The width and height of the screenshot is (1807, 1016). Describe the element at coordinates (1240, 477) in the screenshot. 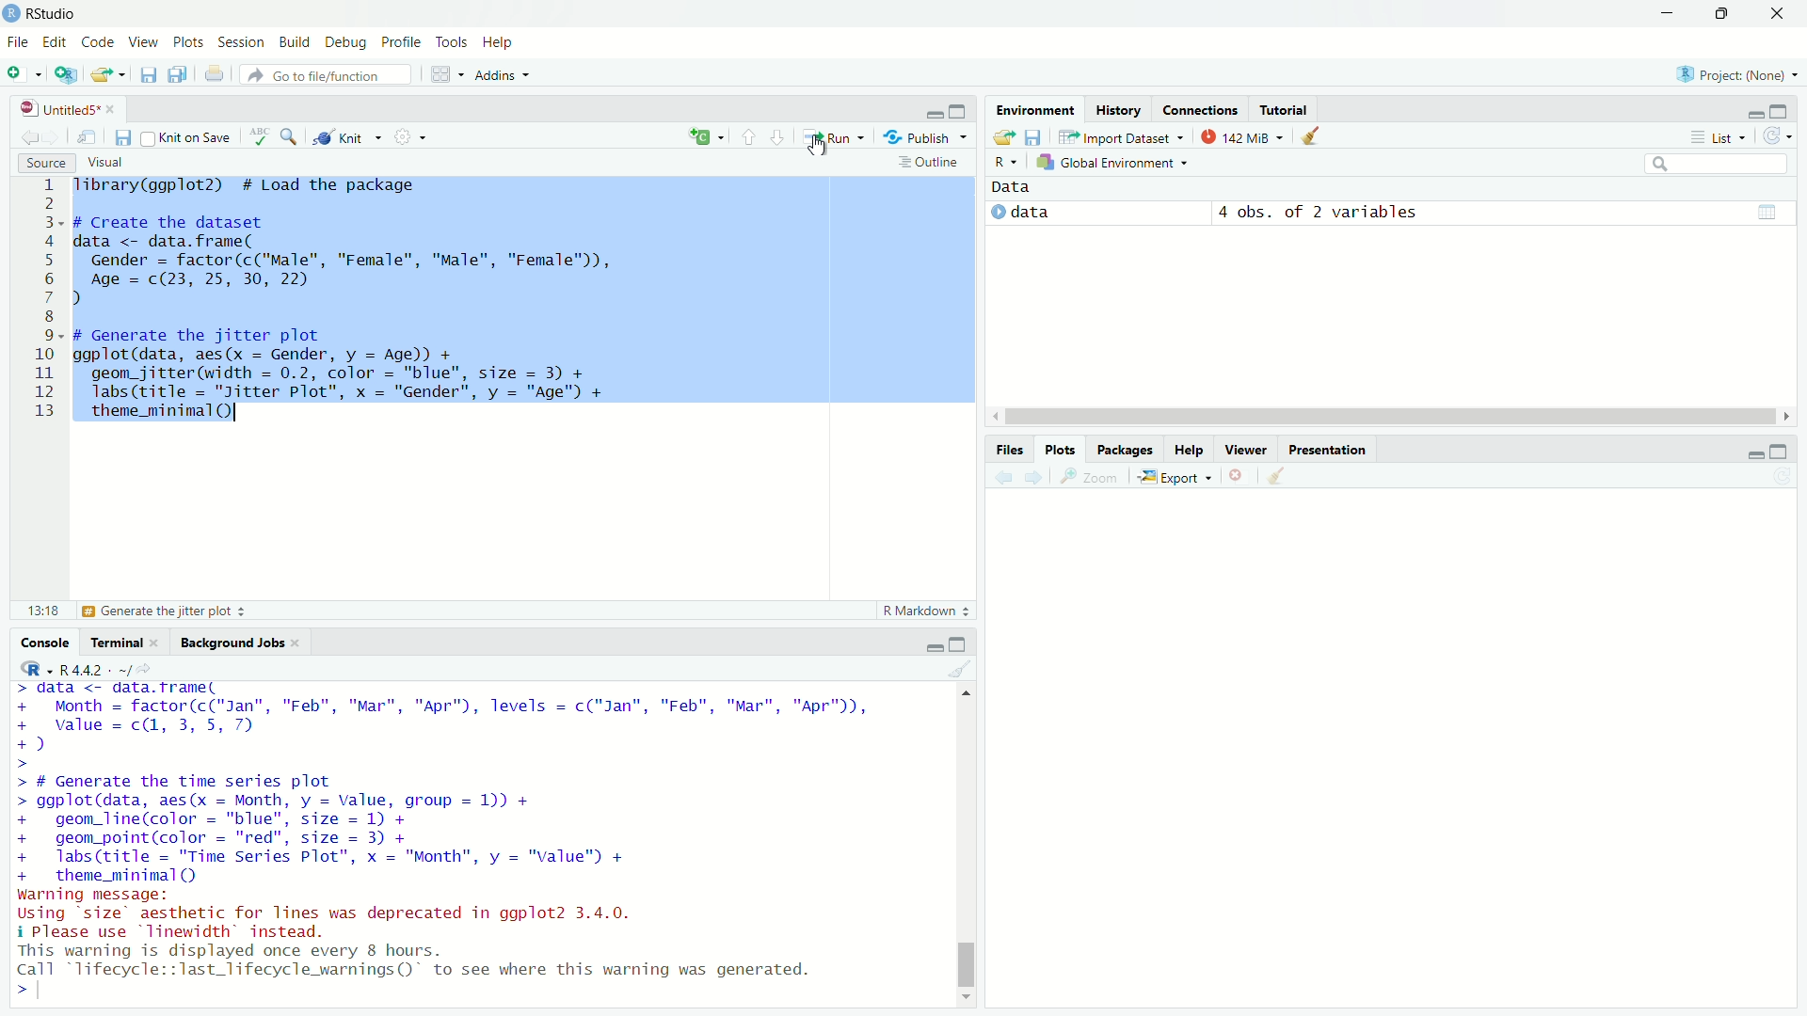

I see `remove the current plot` at that location.